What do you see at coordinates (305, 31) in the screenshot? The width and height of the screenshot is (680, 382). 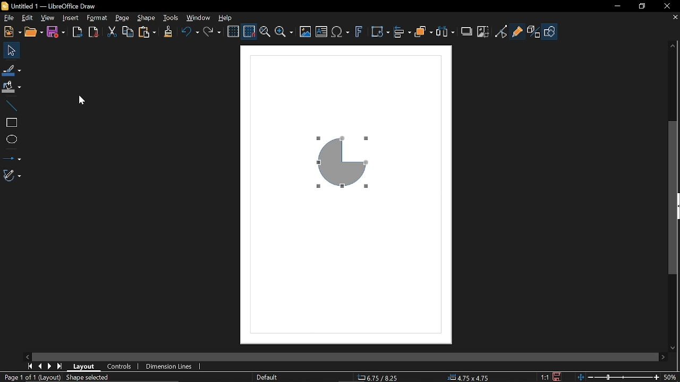 I see `Insert image` at bounding box center [305, 31].